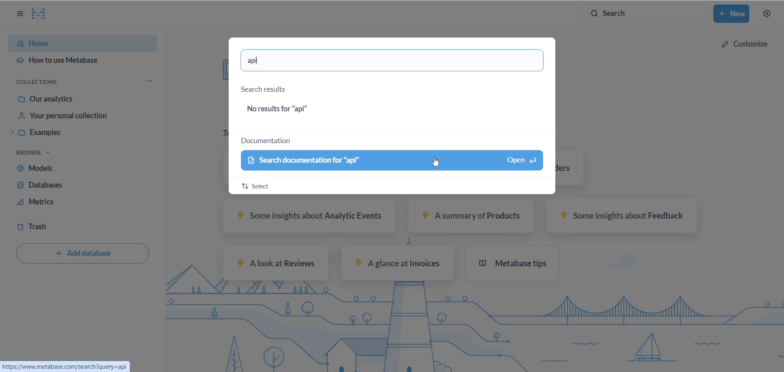  I want to click on your personal collection, so click(73, 118).